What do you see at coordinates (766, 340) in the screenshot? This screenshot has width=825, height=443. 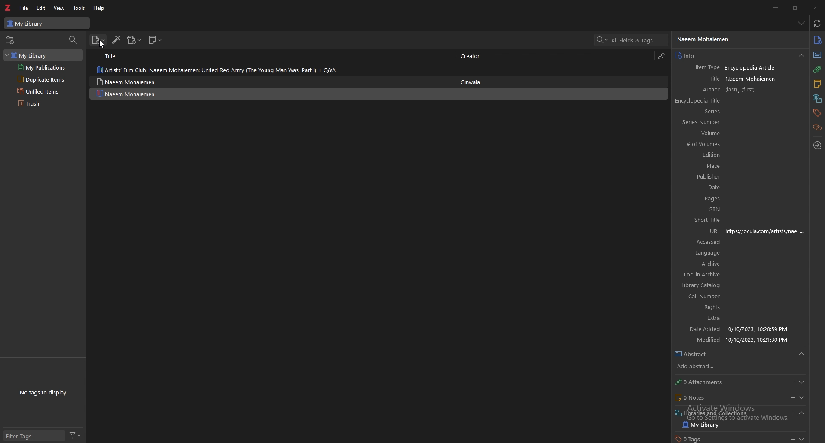 I see `modified input` at bounding box center [766, 340].